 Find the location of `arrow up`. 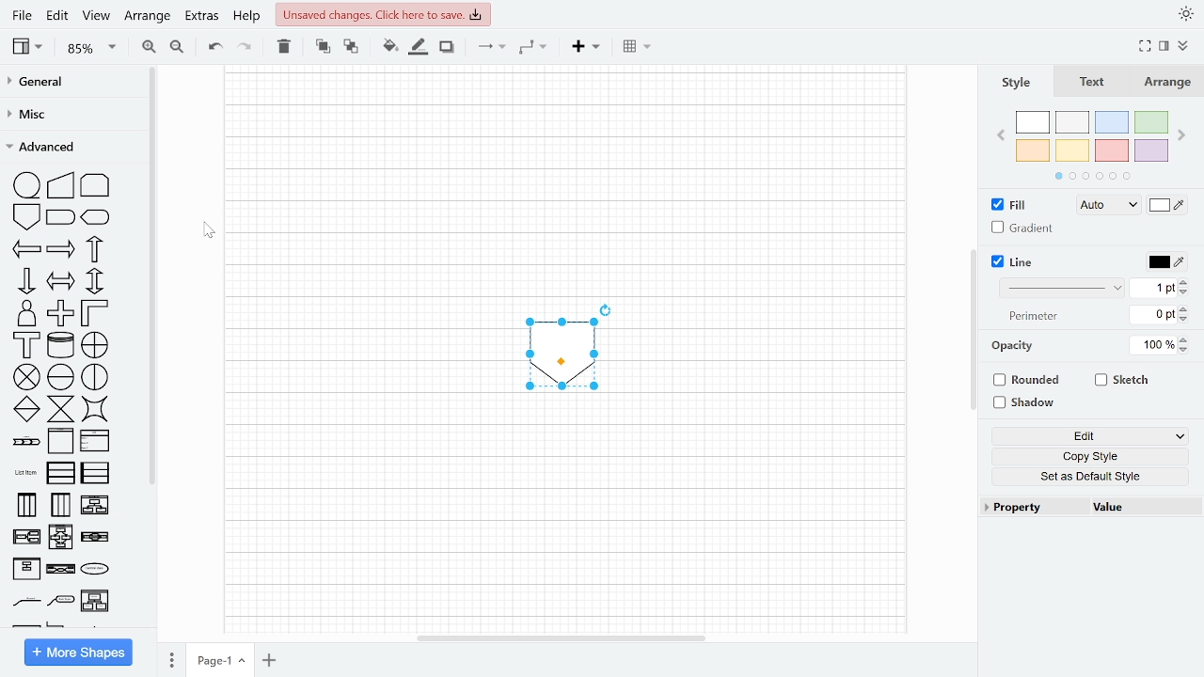

arrow up is located at coordinates (92, 249).